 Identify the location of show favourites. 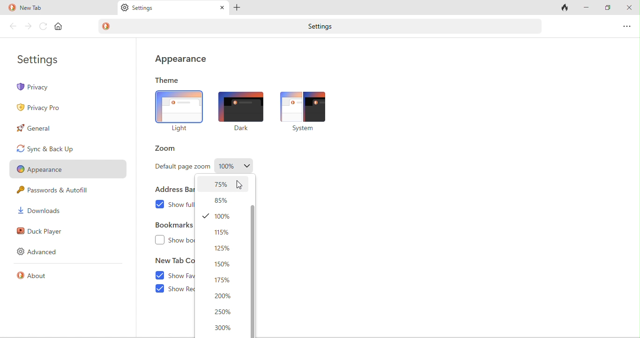
(183, 274).